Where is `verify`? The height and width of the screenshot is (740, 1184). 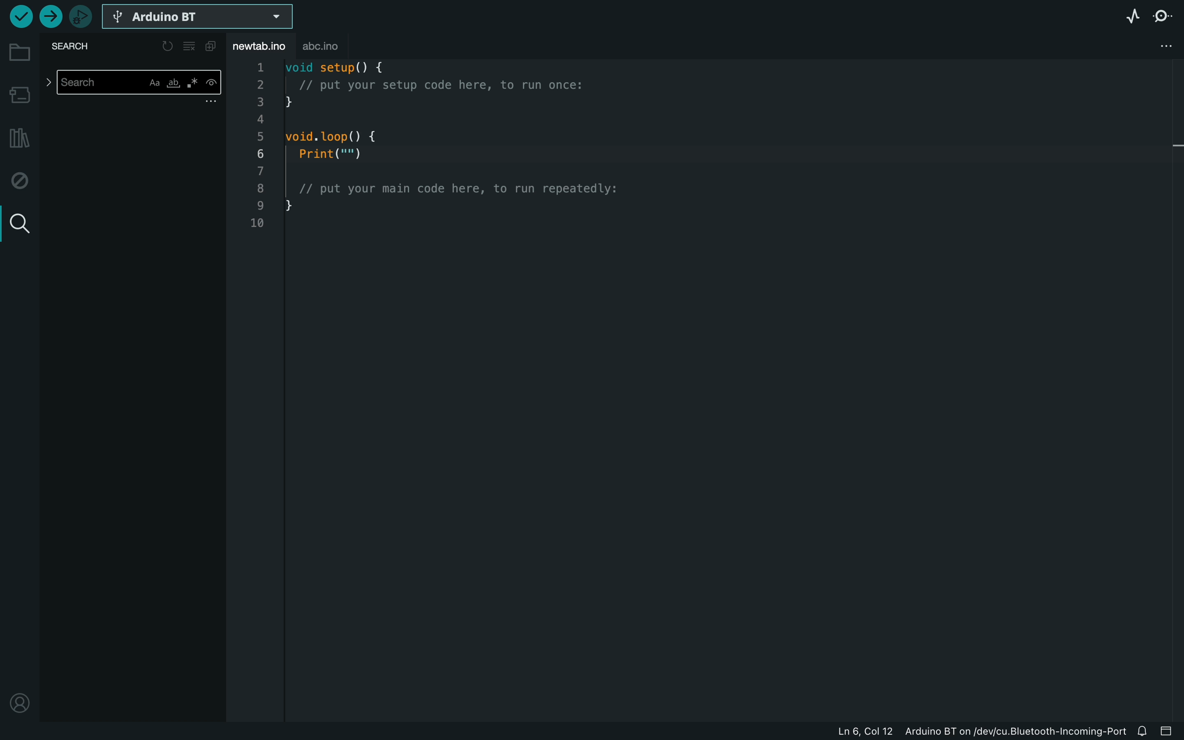 verify is located at coordinates (18, 17).